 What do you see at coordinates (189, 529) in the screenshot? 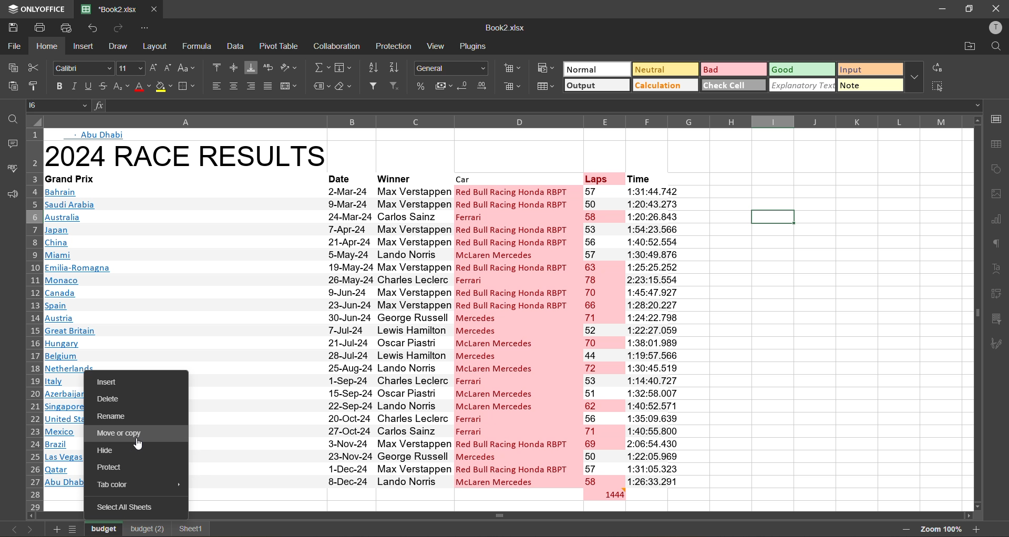
I see `sheet1` at bounding box center [189, 529].